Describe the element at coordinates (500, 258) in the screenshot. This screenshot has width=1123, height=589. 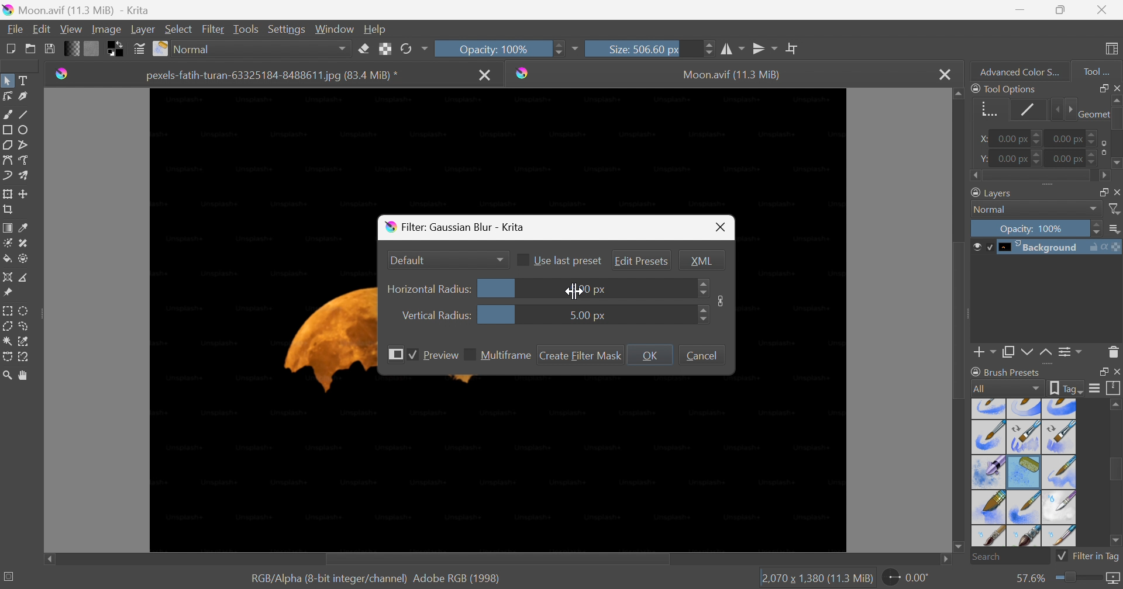
I see `Drop Down` at that location.